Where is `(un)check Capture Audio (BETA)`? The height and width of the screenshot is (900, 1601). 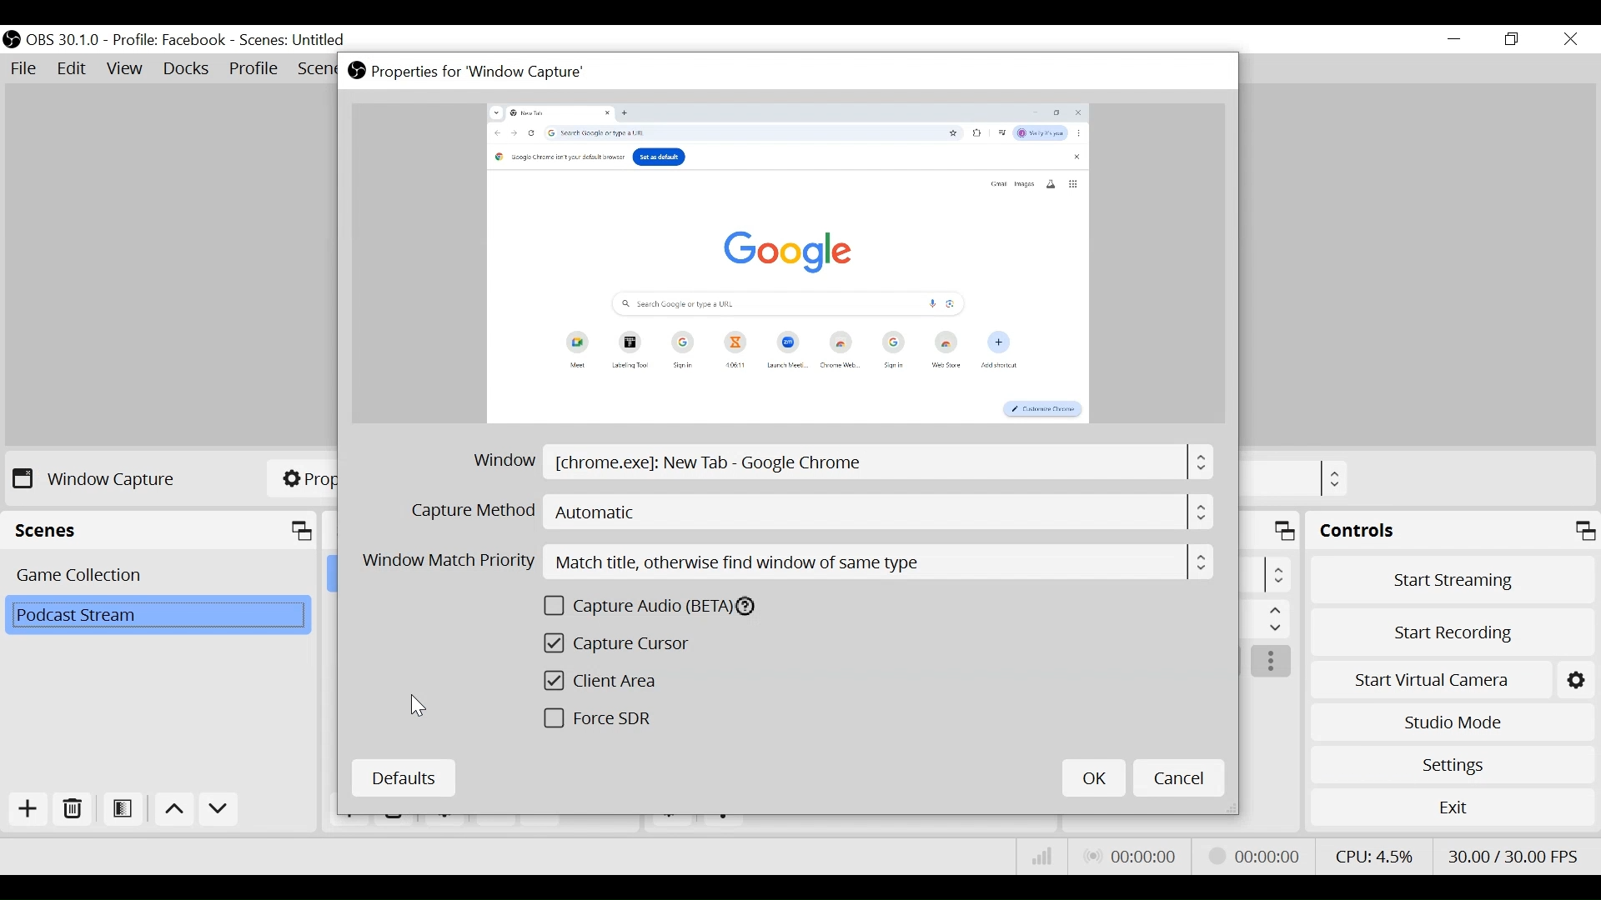
(un)check Capture Audio (BETA) is located at coordinates (671, 606).